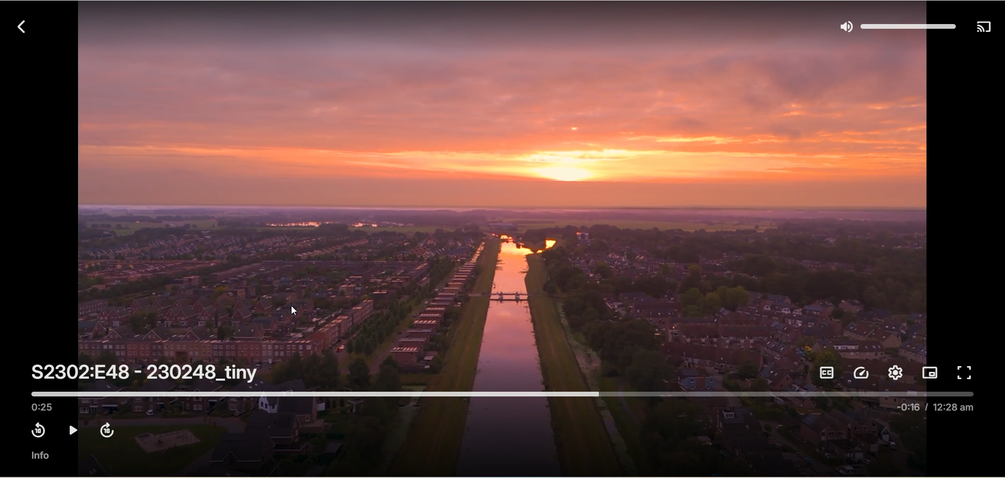 This screenshot has height=478, width=1005. What do you see at coordinates (505, 392) in the screenshot?
I see `timeline` at bounding box center [505, 392].